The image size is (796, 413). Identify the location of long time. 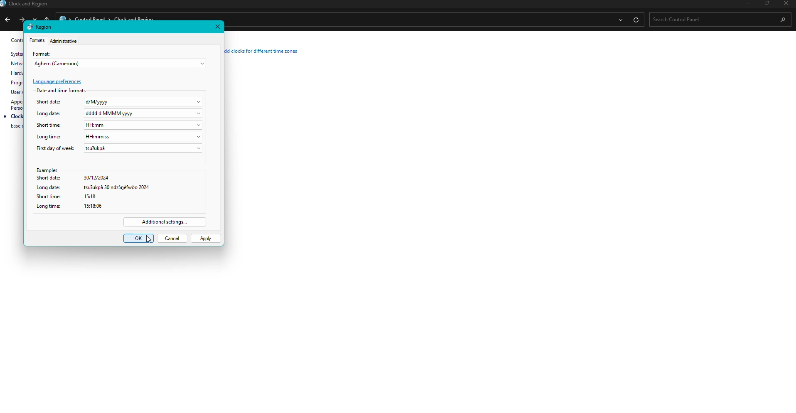
(115, 206).